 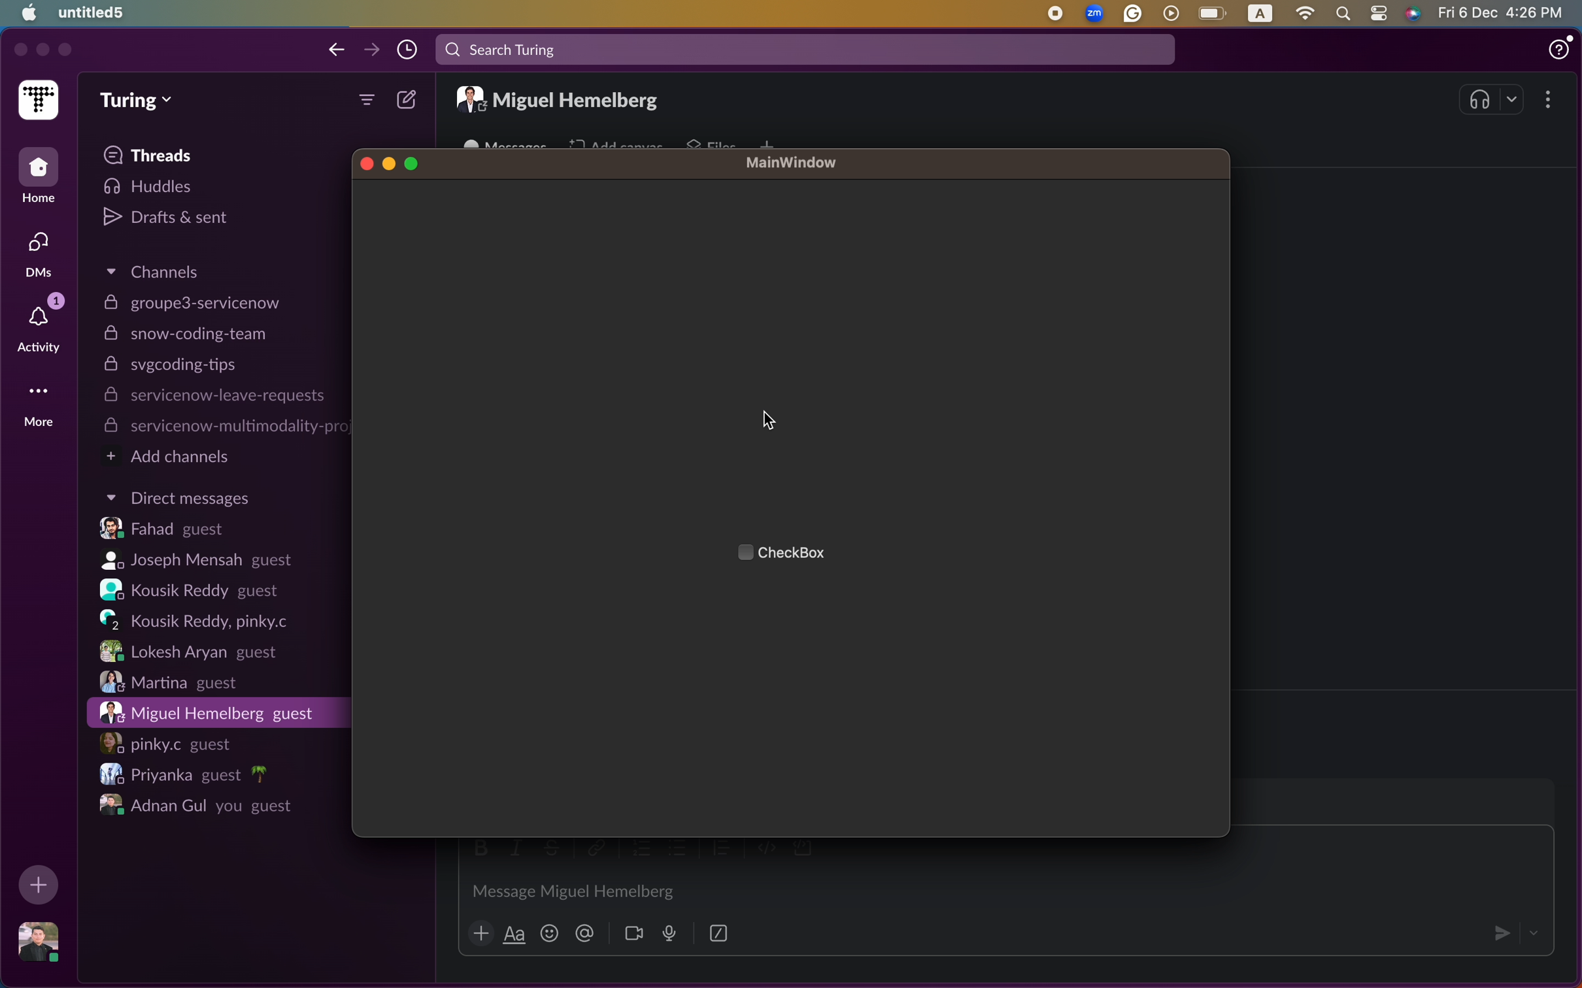 I want to click on servicenow-leave, so click(x=214, y=397).